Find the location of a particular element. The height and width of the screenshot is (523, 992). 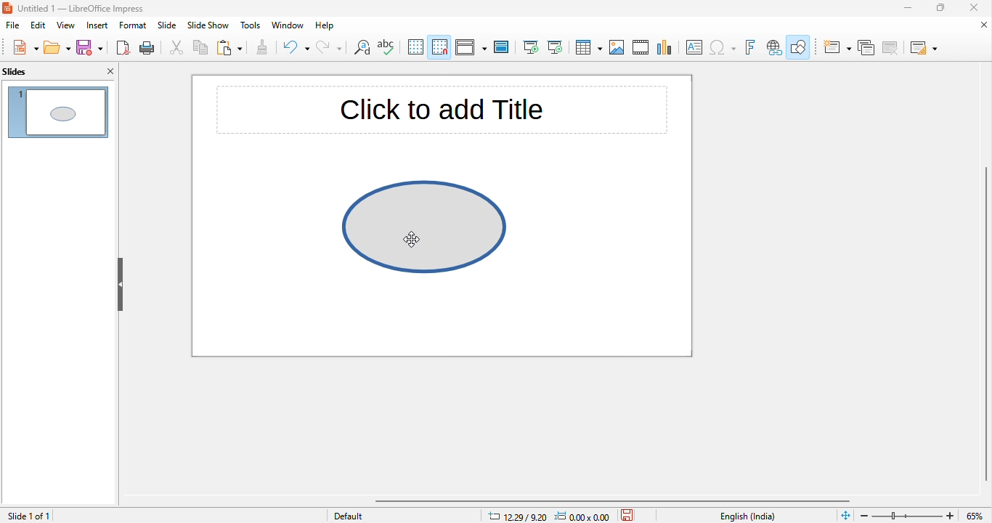

slide layout is located at coordinates (922, 46).